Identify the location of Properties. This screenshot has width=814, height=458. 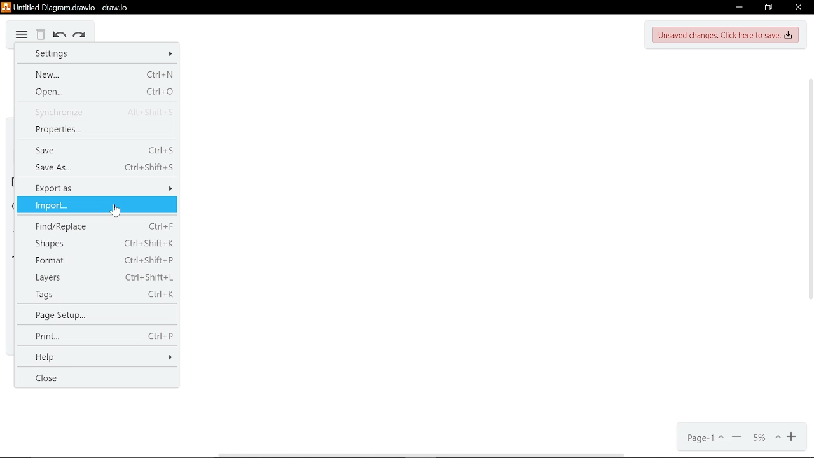
(96, 130).